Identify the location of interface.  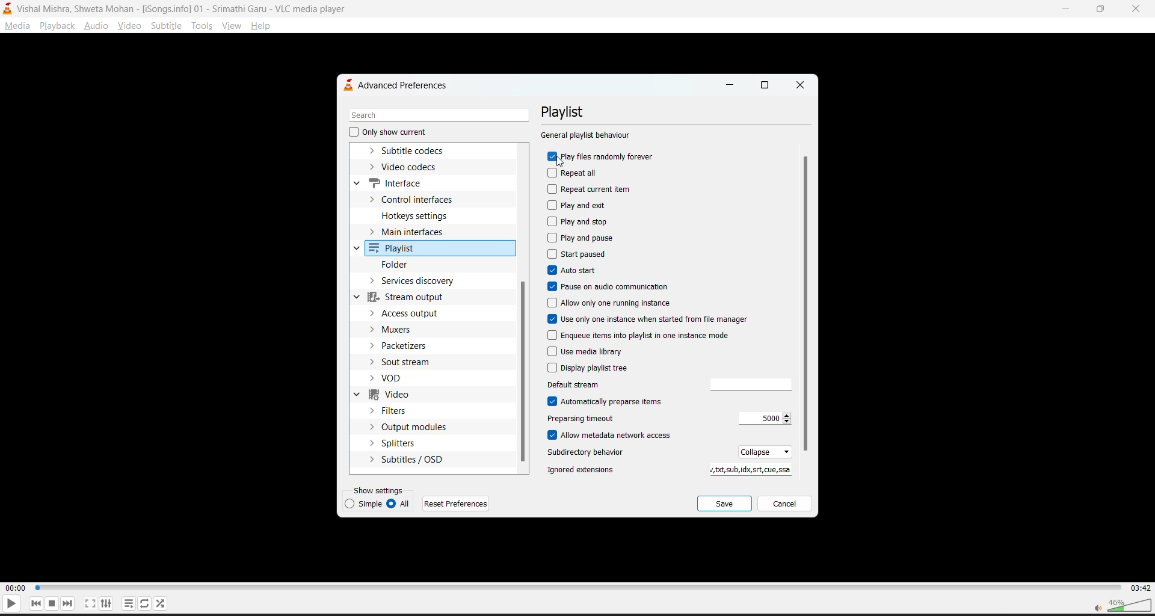
(400, 184).